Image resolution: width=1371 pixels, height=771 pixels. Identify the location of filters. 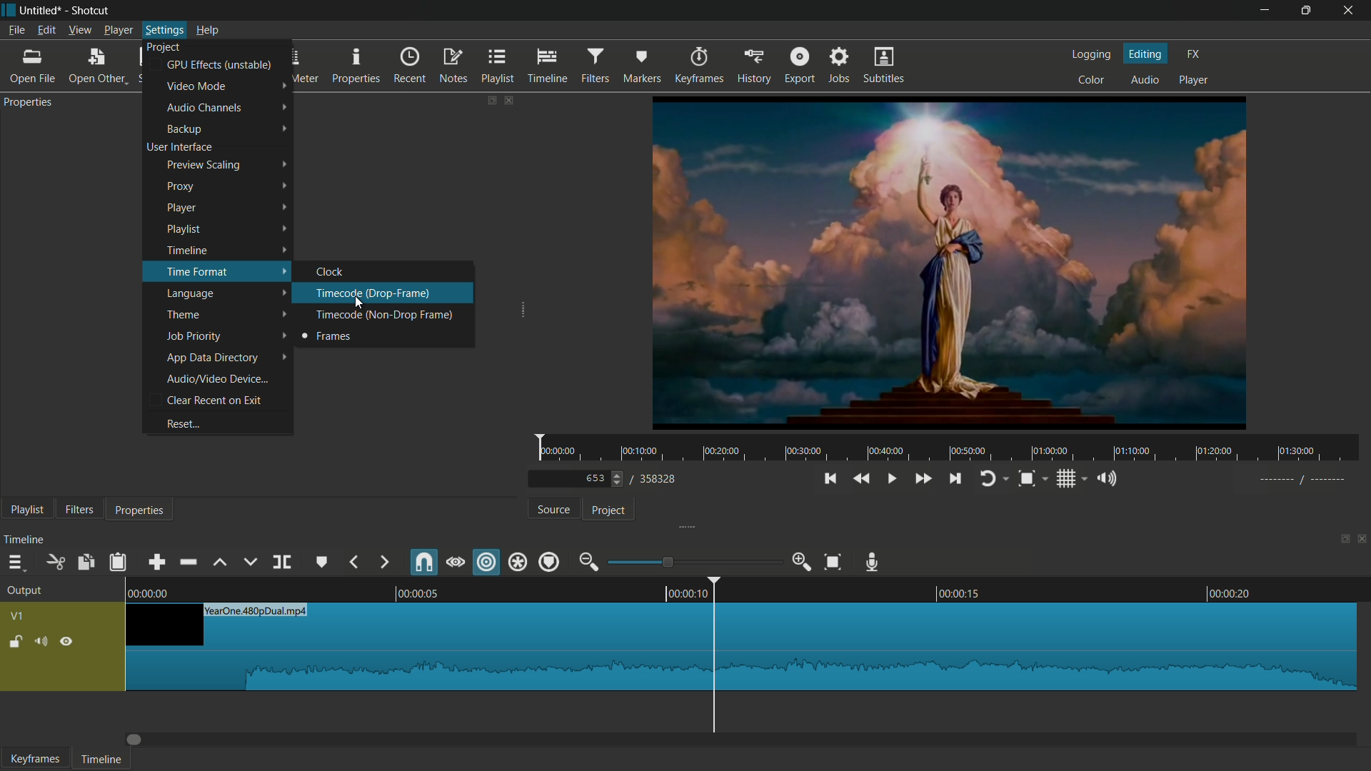
(593, 64).